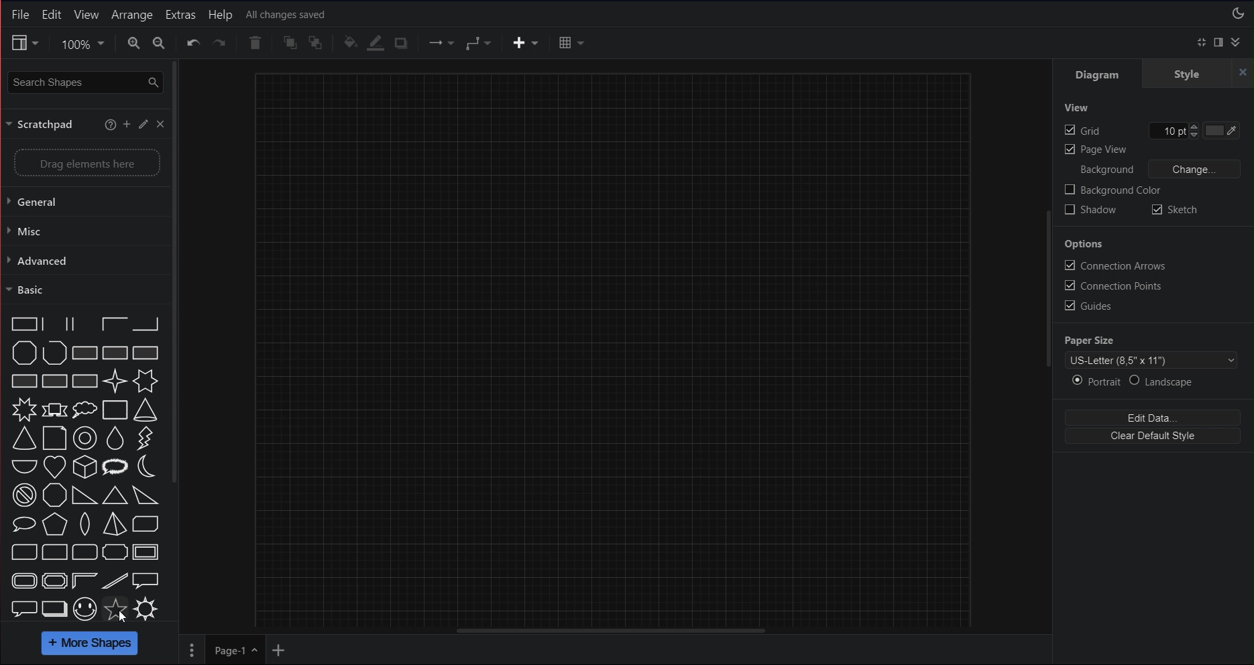 The width and height of the screenshot is (1254, 665). What do you see at coordinates (219, 15) in the screenshot?
I see `Help` at bounding box center [219, 15].